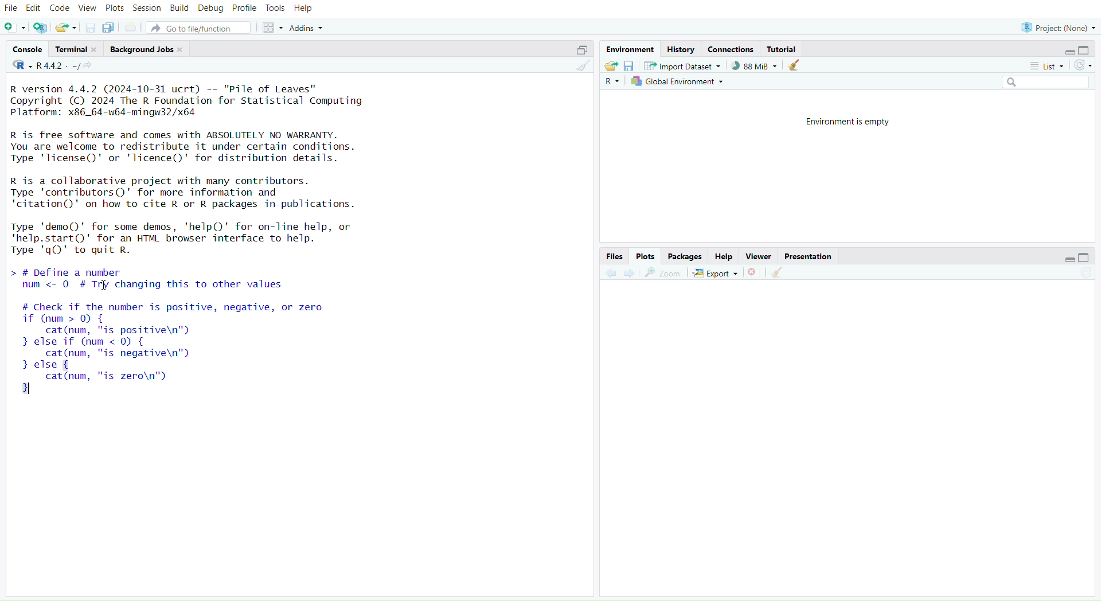 Image resolution: width=1101 pixels, height=601 pixels. I want to click on > # Define a numbernum <- 0 # Try changing this to other values# Check if the number is positive, negative, or zeroif (num > 0) {cat(num, "is positive\n")} else if (num < 0) {cat(num, "is negative\n")} else {| cat(num, "is zero\n")}, so click(190, 334).